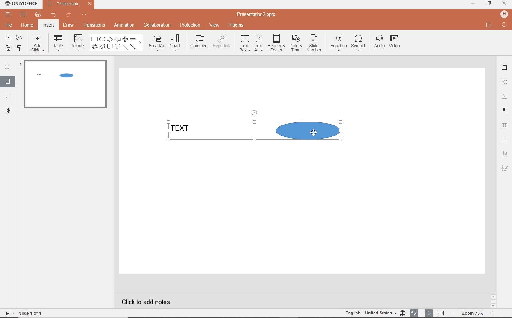 This screenshot has width=512, height=318. Describe the element at coordinates (435, 313) in the screenshot. I see `FIT TO SLIDE / FIT TO WIDTH` at that location.